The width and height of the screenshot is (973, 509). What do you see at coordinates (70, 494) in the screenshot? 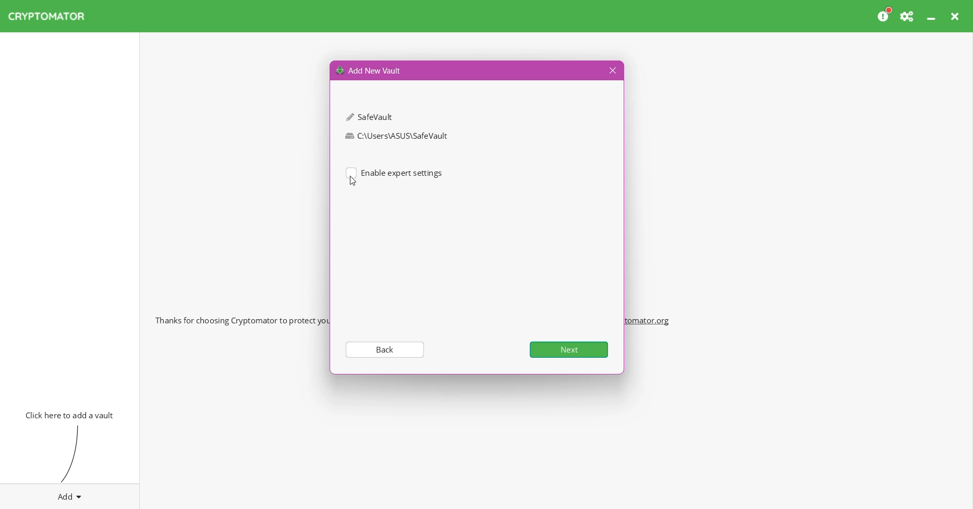
I see `Add` at bounding box center [70, 494].